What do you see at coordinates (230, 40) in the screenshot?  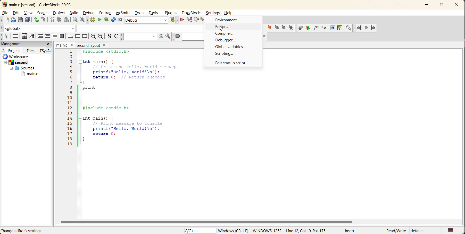 I see `debugger` at bounding box center [230, 40].